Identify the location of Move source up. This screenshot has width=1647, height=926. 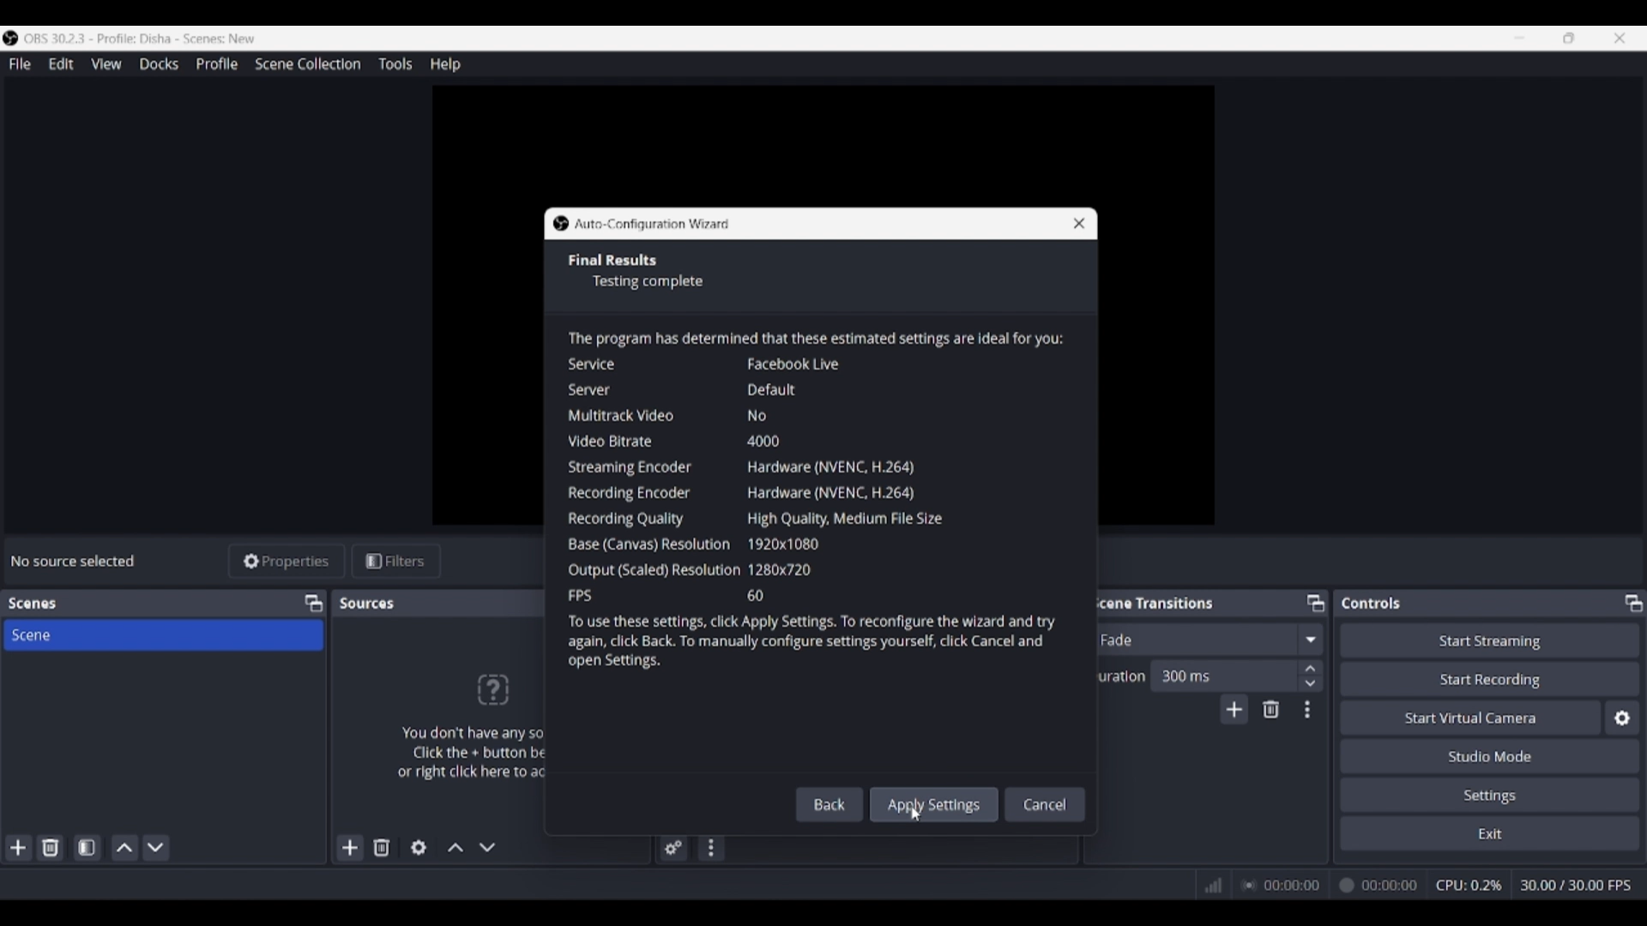
(455, 847).